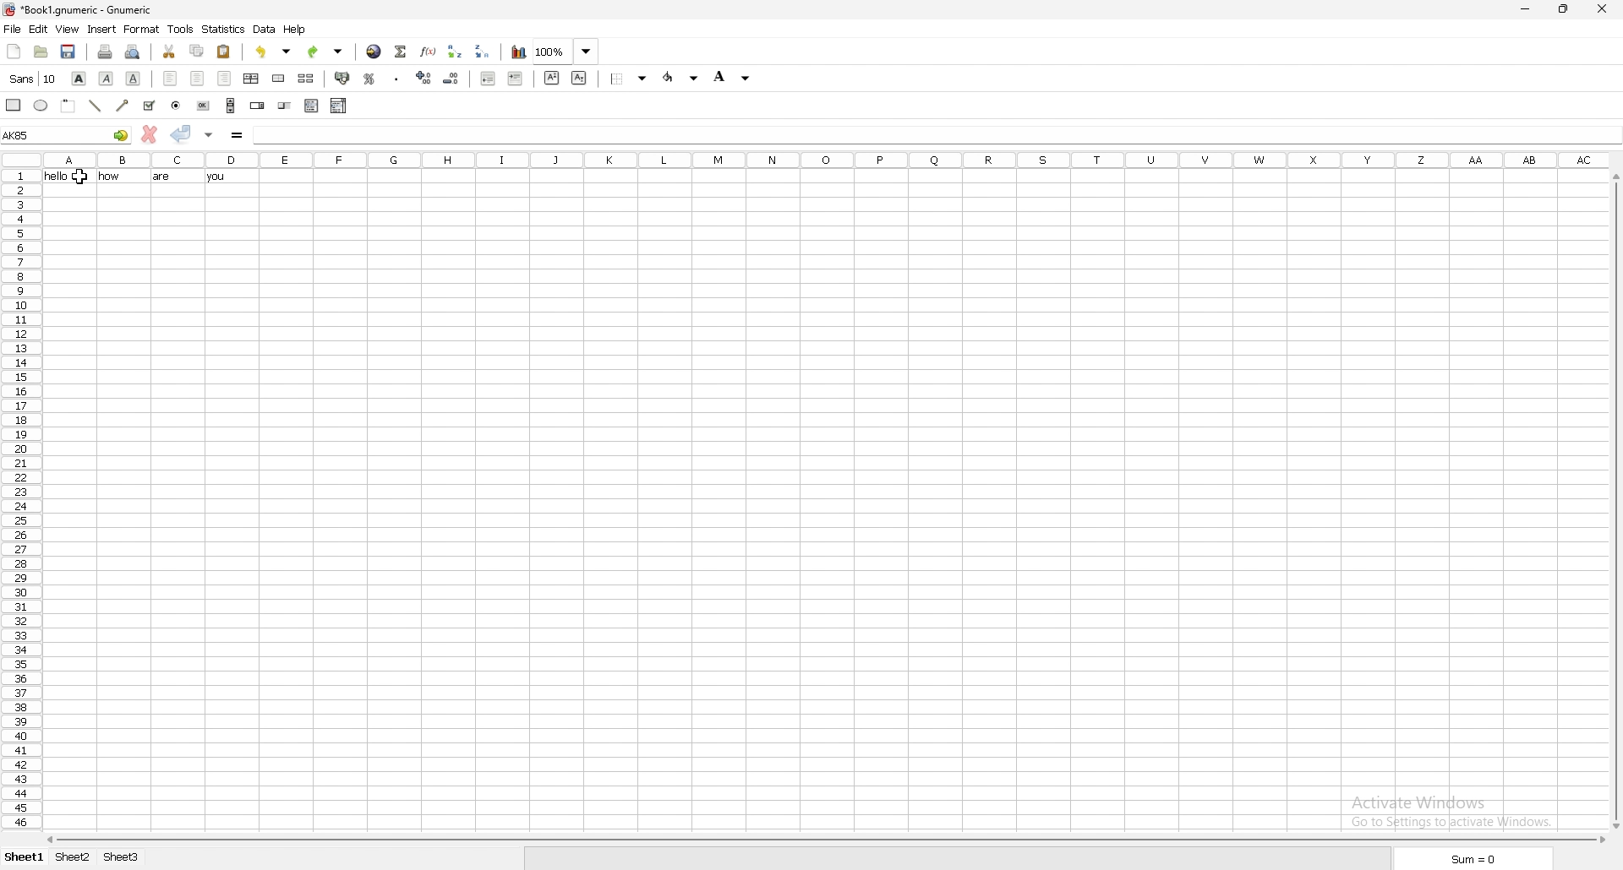  Describe the element at coordinates (1604, 9) in the screenshot. I see `close` at that location.